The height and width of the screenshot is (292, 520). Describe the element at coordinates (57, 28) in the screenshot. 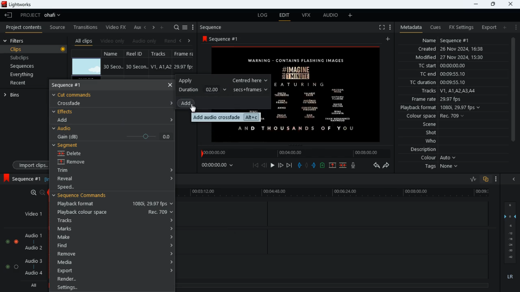

I see `source` at that location.